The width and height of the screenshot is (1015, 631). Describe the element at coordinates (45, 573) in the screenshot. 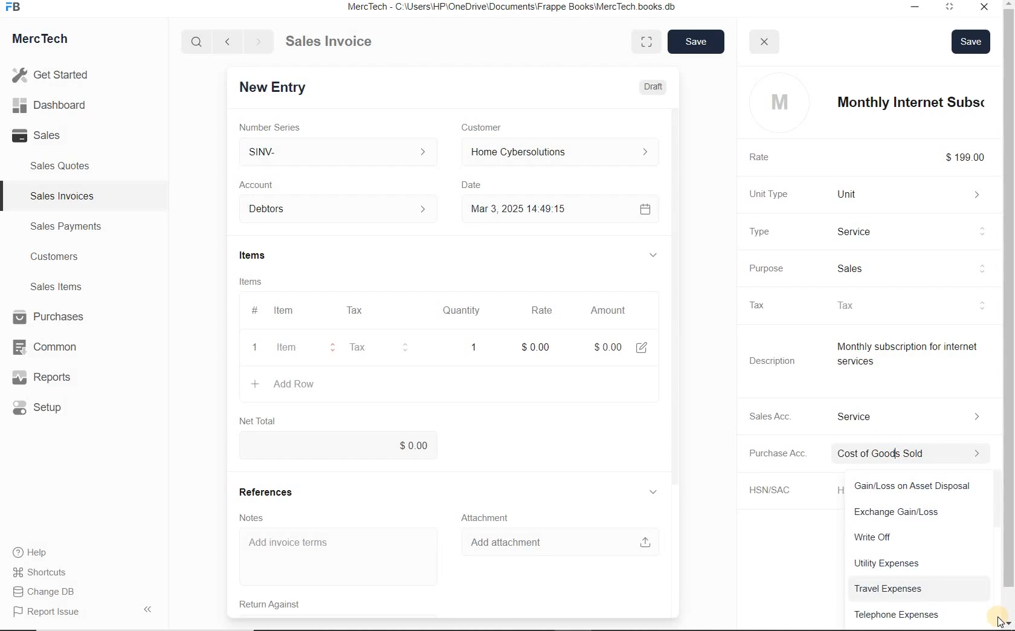

I see `Shortcuts` at that location.